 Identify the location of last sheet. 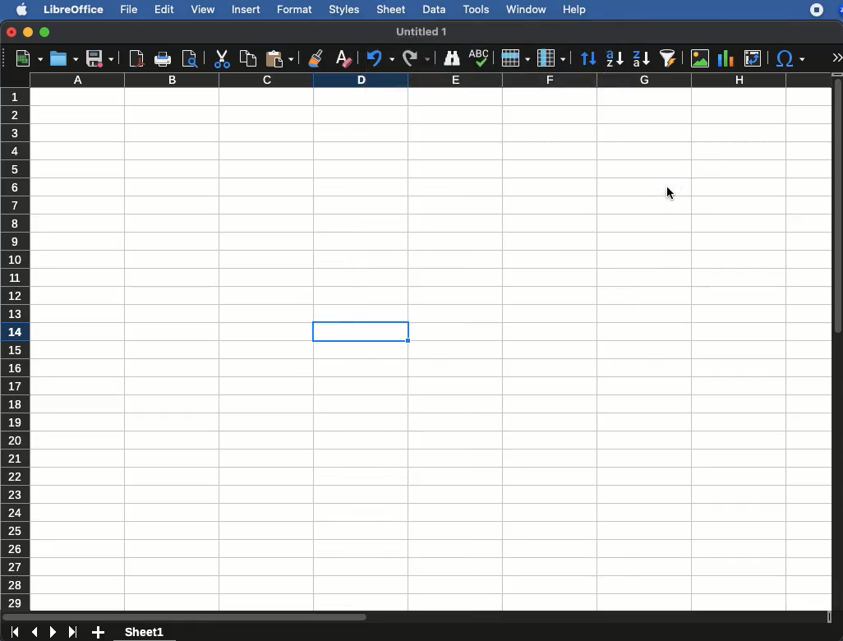
(75, 632).